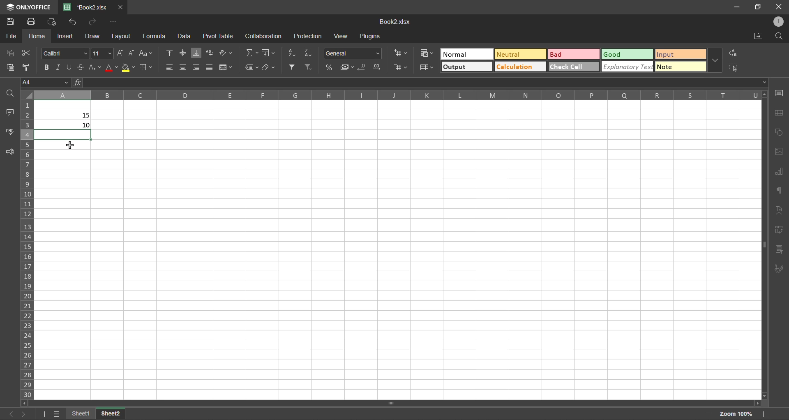 This screenshot has height=420, width=789. What do you see at coordinates (355, 53) in the screenshot?
I see `number format` at bounding box center [355, 53].